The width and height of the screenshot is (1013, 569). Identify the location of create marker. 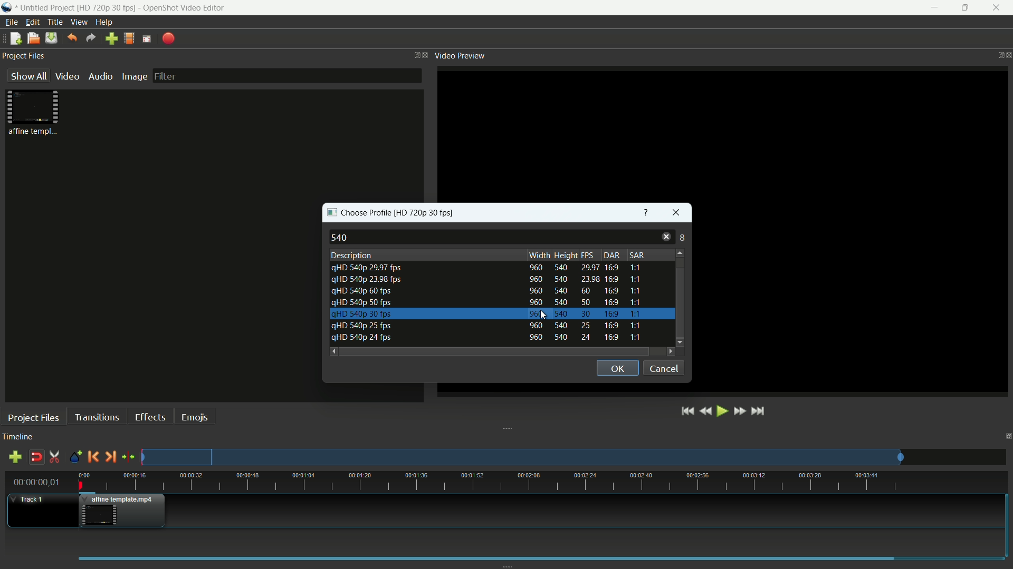
(74, 457).